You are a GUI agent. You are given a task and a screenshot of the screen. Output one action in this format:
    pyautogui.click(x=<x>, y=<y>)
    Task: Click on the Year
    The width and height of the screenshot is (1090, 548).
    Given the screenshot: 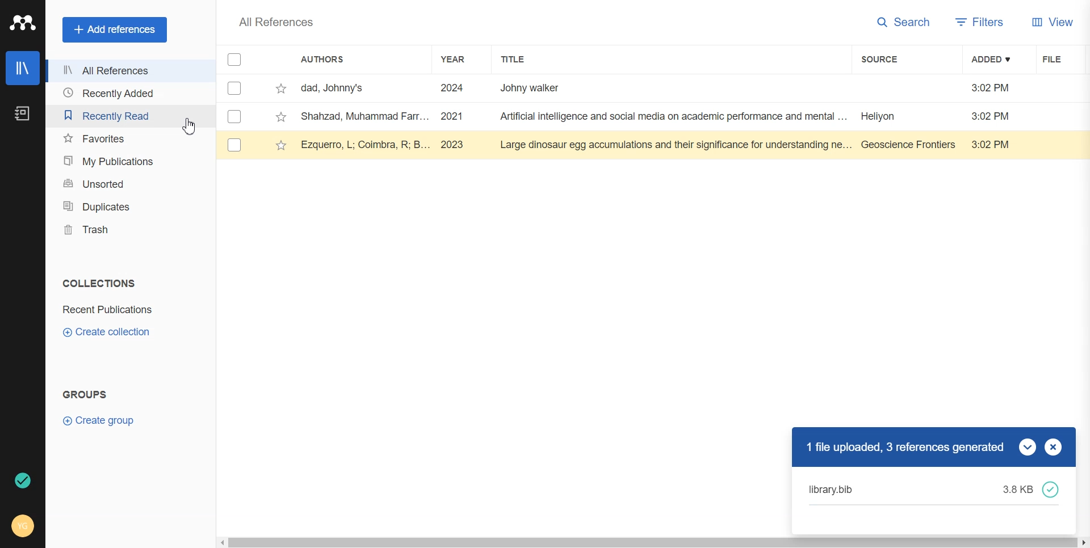 What is the action you would take?
    pyautogui.click(x=456, y=60)
    